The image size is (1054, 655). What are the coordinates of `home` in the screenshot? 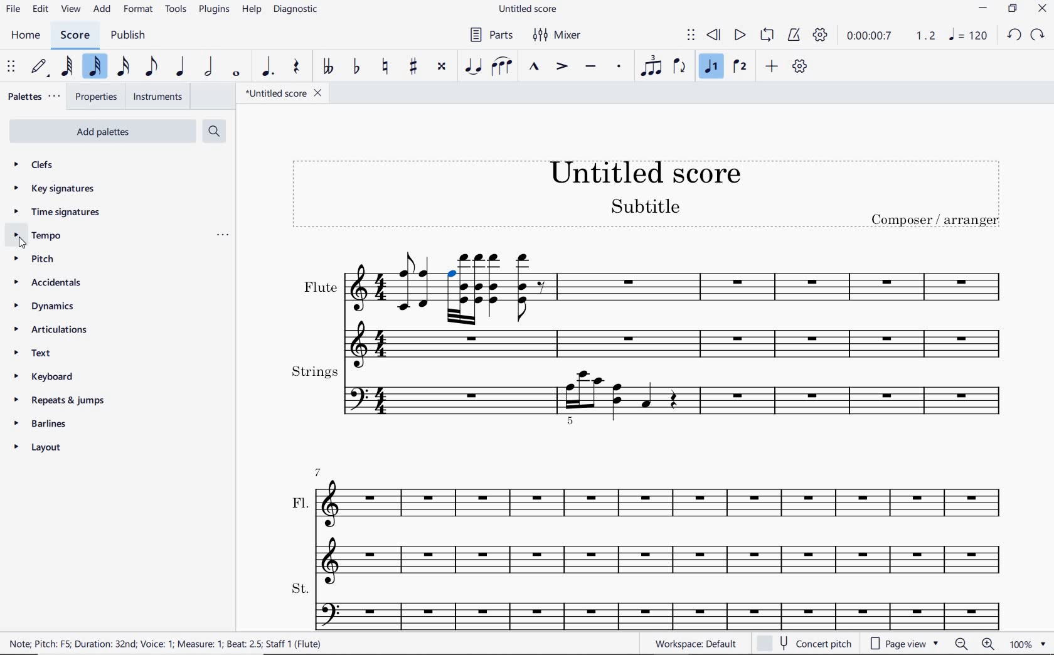 It's located at (26, 35).